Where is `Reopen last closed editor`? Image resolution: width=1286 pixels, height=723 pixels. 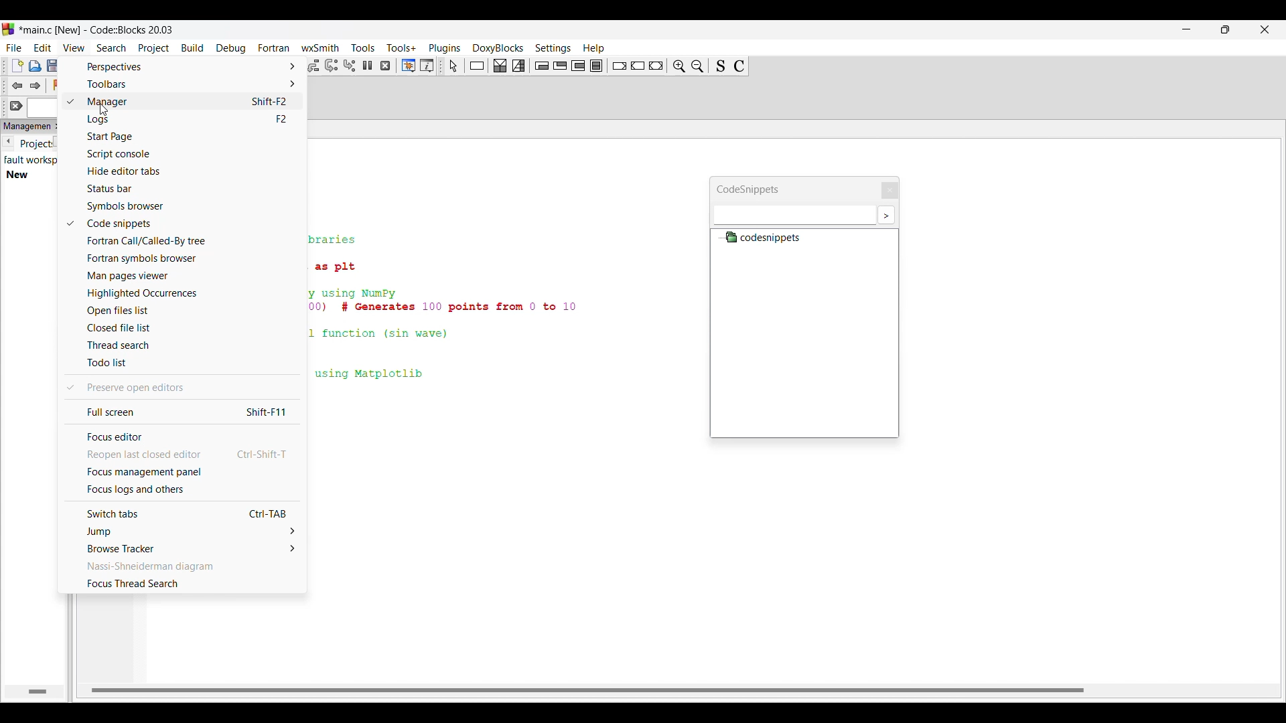 Reopen last closed editor is located at coordinates (183, 455).